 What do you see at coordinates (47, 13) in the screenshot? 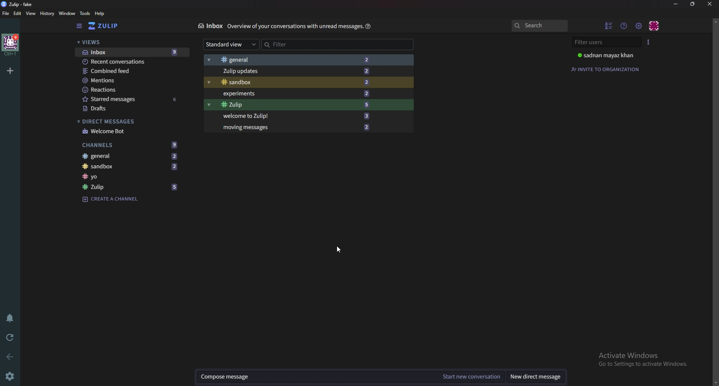
I see `history` at bounding box center [47, 13].